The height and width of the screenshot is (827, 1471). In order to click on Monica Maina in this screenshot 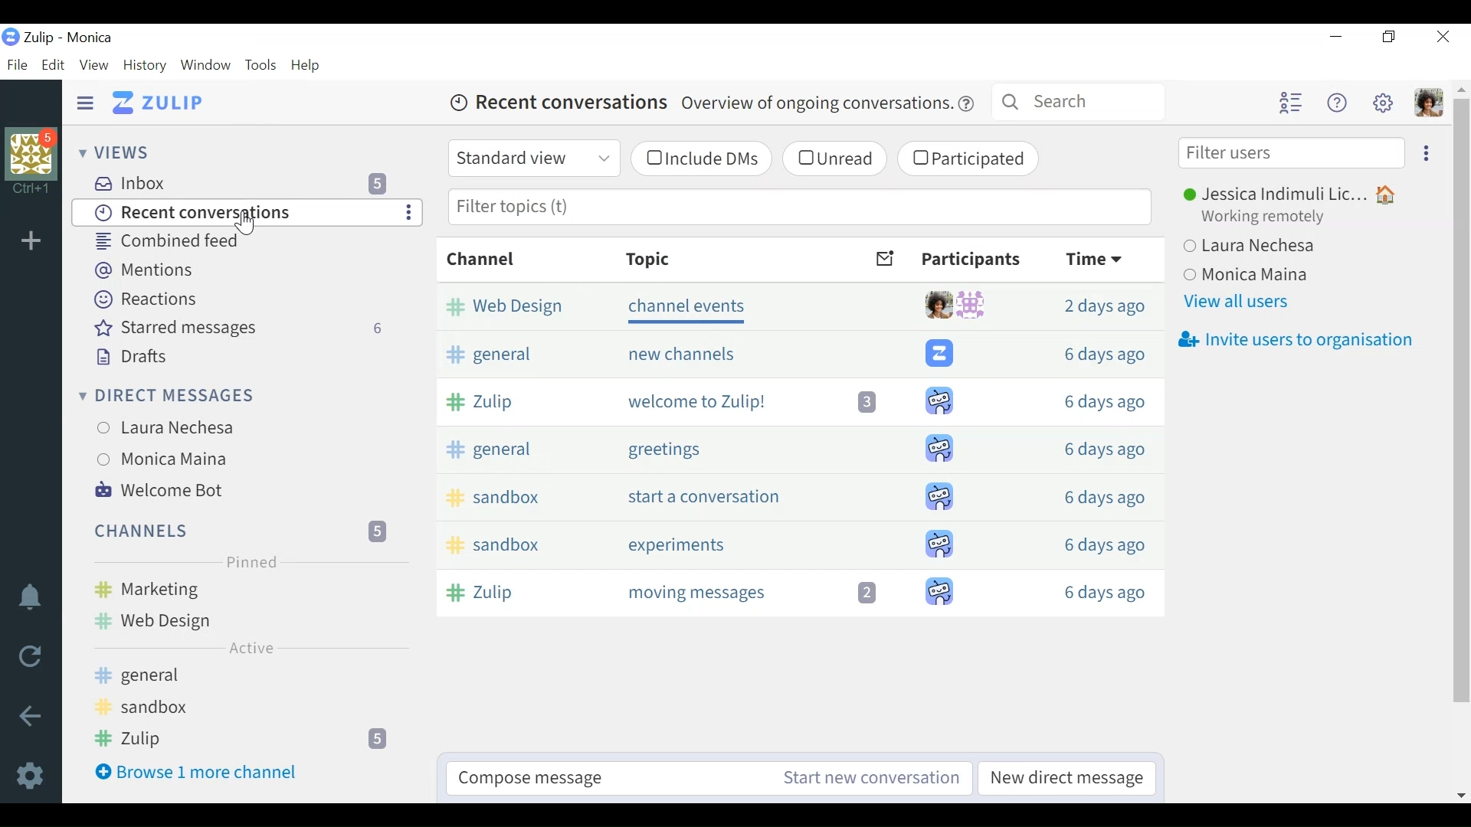, I will do `click(181, 458)`.